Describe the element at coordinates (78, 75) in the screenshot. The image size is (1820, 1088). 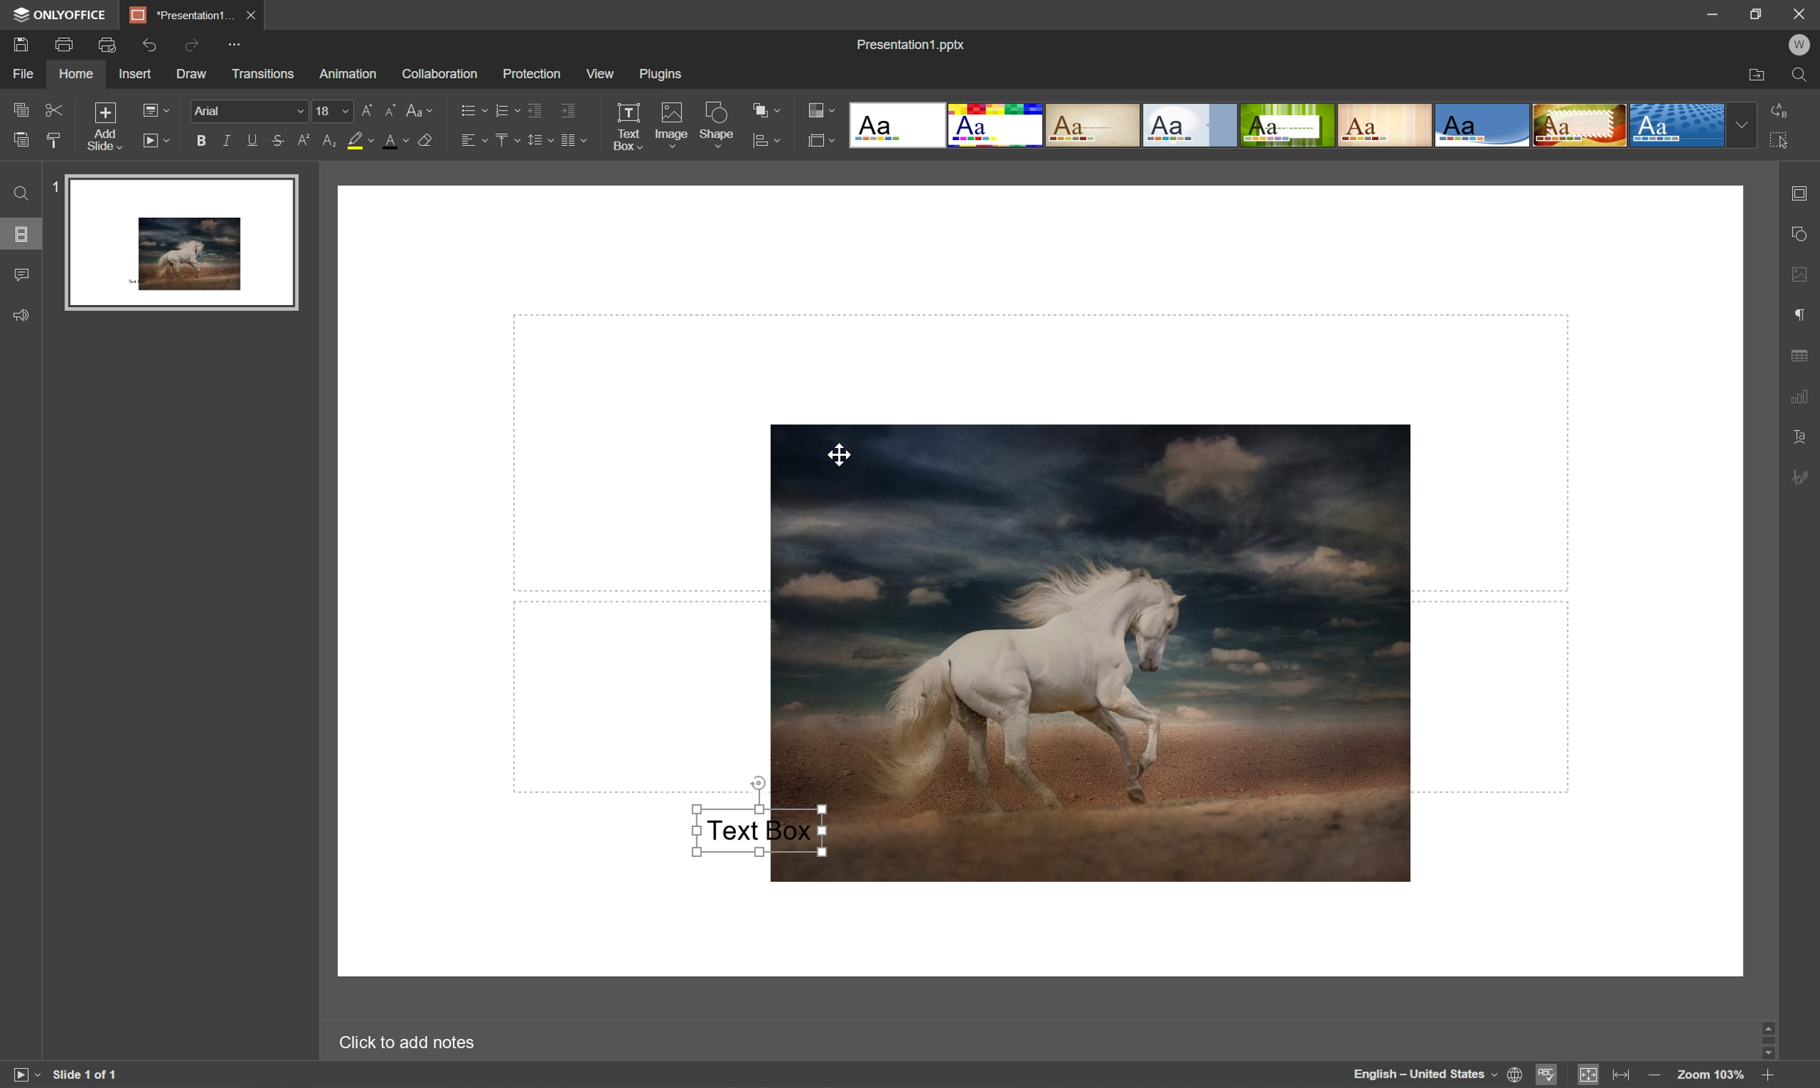
I see `Home` at that location.